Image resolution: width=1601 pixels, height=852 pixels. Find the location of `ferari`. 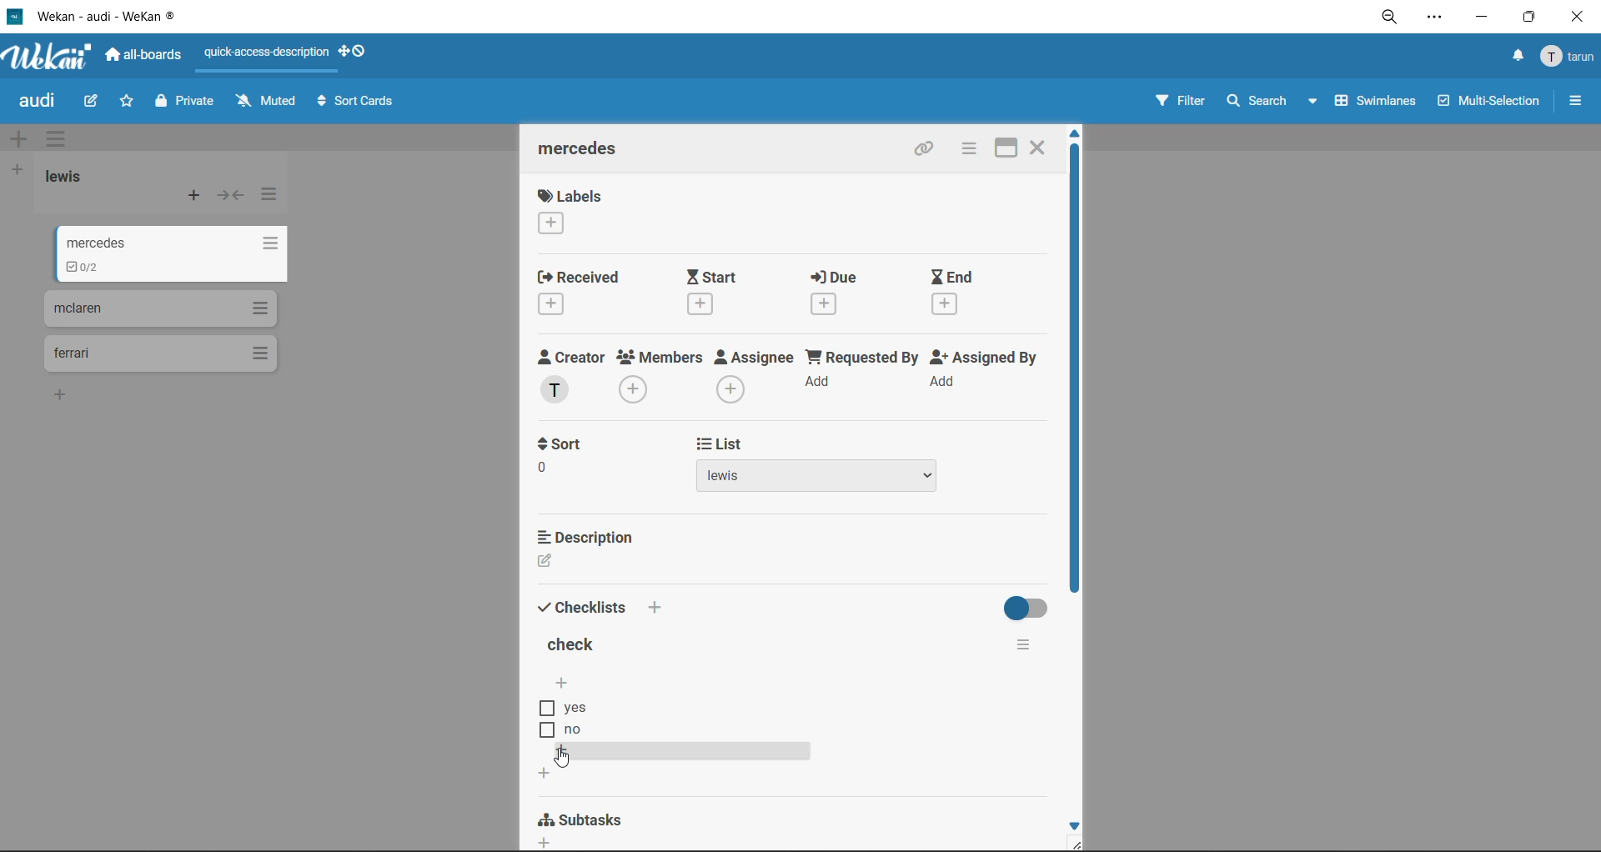

ferari is located at coordinates (73, 354).